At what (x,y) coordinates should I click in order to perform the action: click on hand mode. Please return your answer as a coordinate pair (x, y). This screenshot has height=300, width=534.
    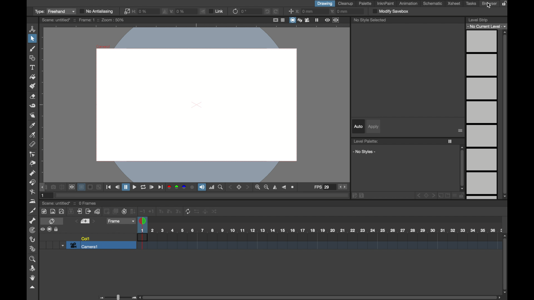
    Looking at the image, I should click on (33, 278).